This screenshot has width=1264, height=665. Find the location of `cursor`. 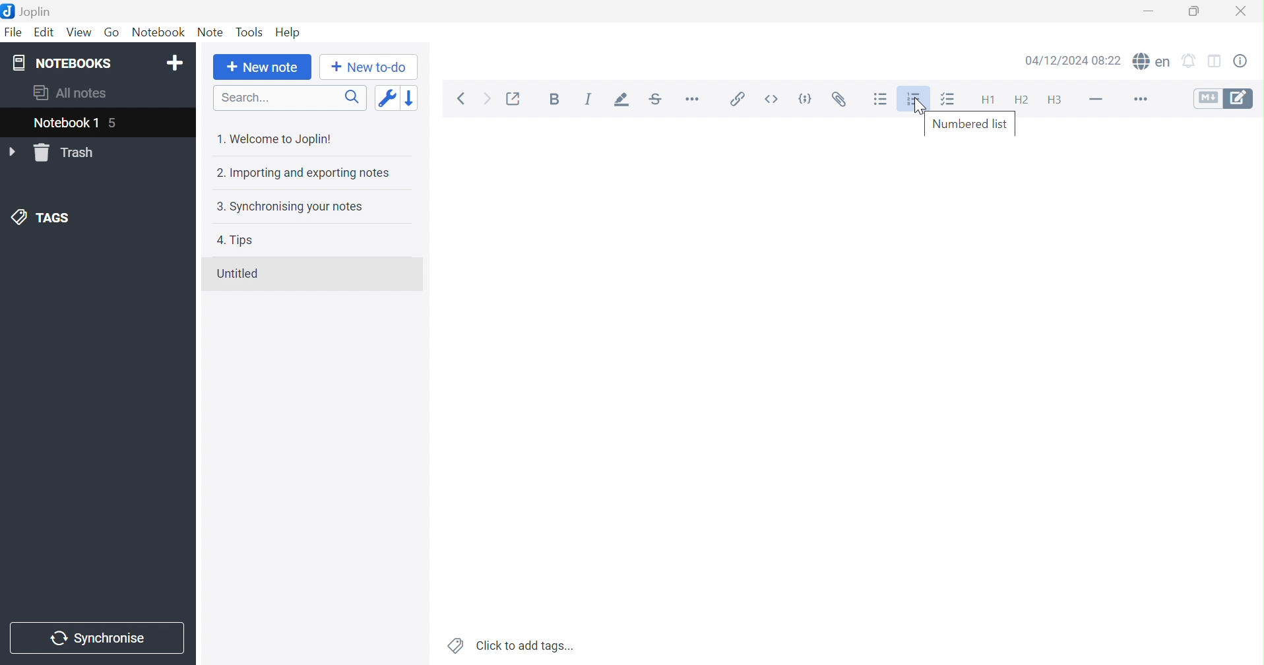

cursor is located at coordinates (920, 107).